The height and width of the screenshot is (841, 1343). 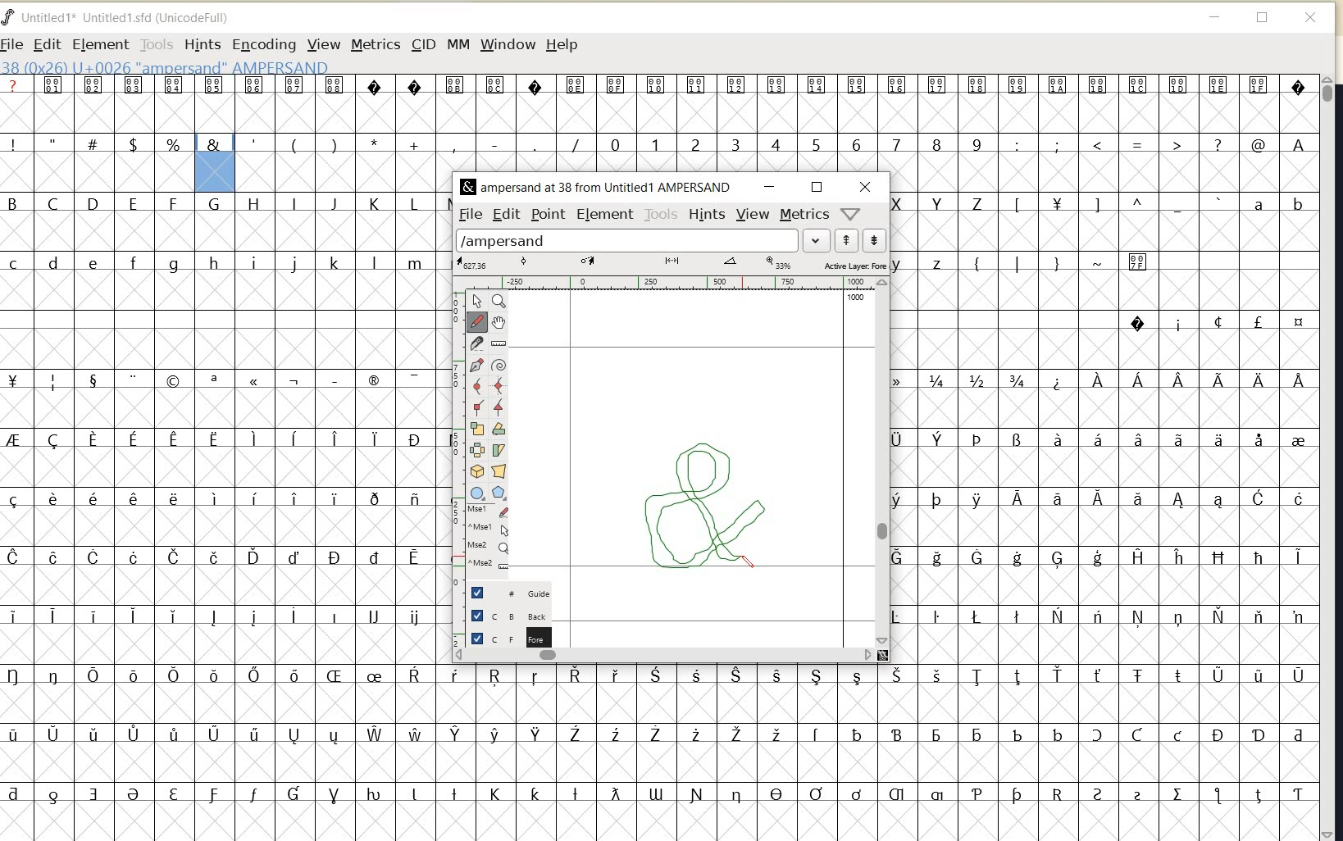 I want to click on glyph characters & numbers, so click(x=777, y=123).